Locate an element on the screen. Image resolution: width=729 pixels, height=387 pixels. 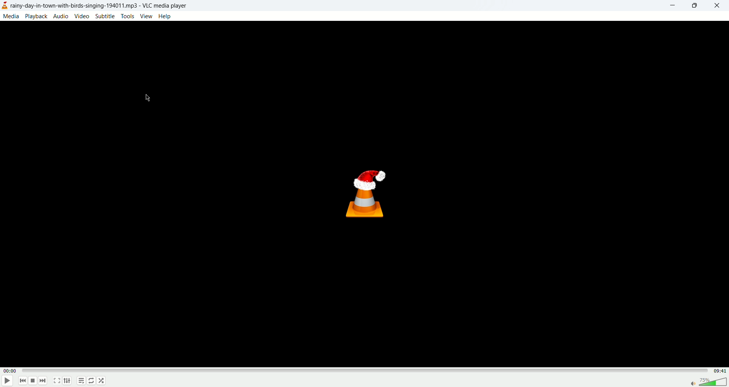
total time is located at coordinates (718, 373).